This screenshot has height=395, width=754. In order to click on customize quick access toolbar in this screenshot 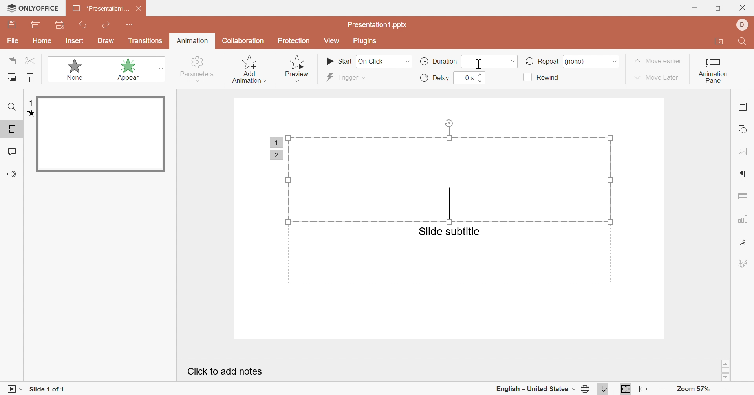, I will do `click(130, 25)`.